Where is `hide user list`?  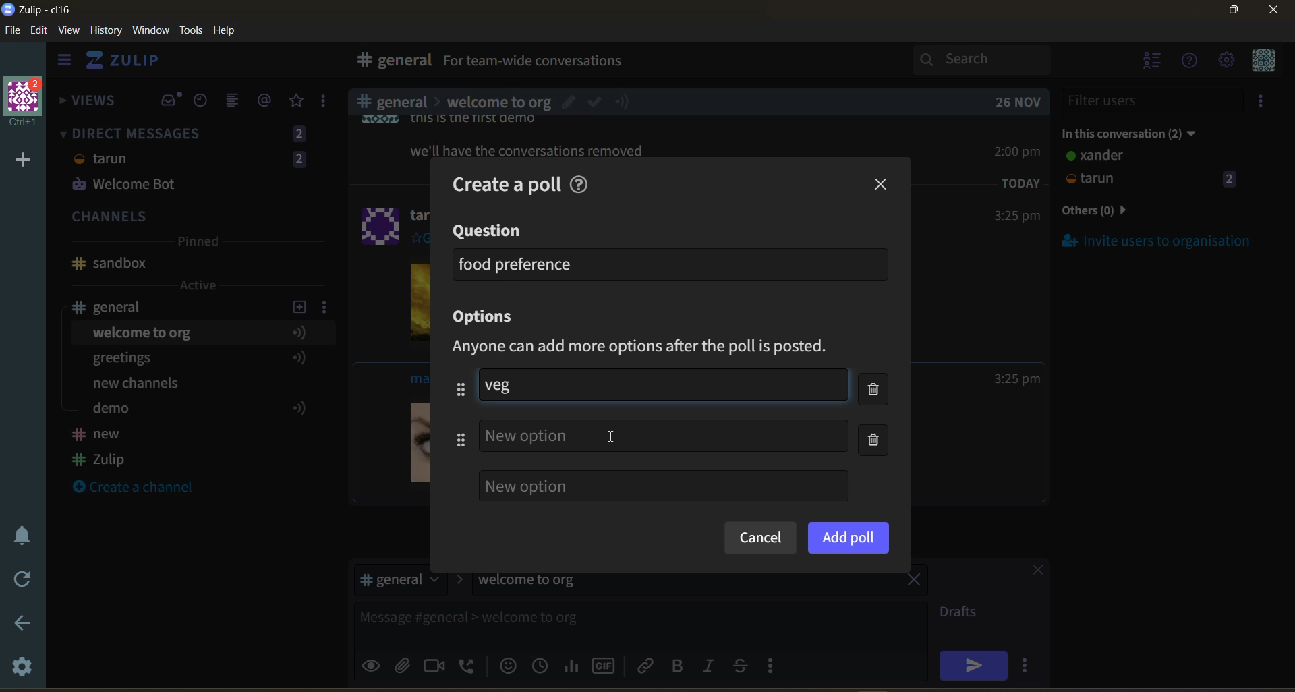
hide user list is located at coordinates (1153, 62).